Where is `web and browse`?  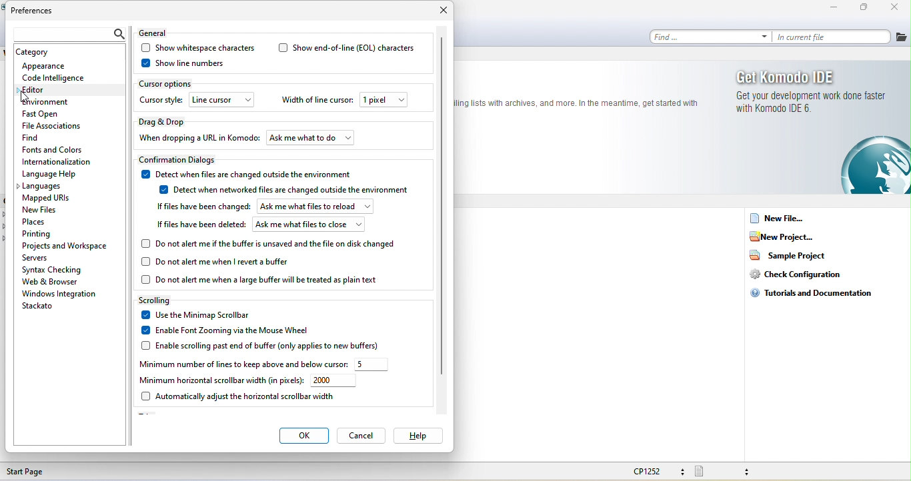
web and browse is located at coordinates (61, 281).